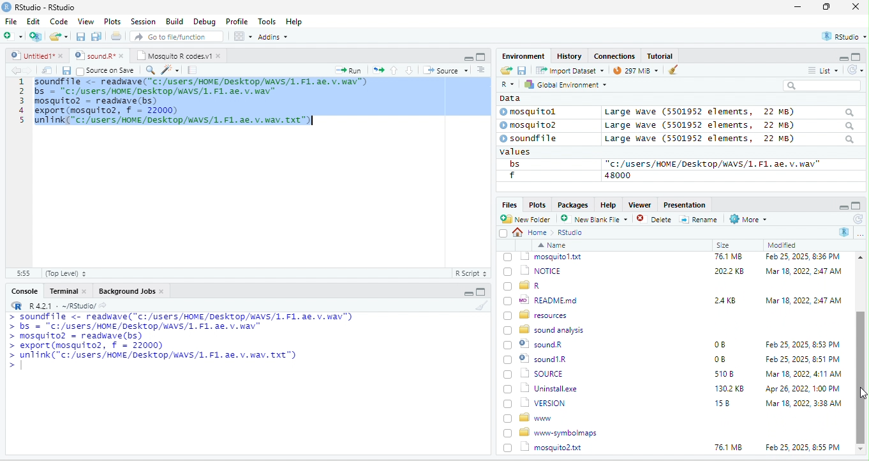 The image size is (869, 461). I want to click on © mosquitol, so click(537, 112).